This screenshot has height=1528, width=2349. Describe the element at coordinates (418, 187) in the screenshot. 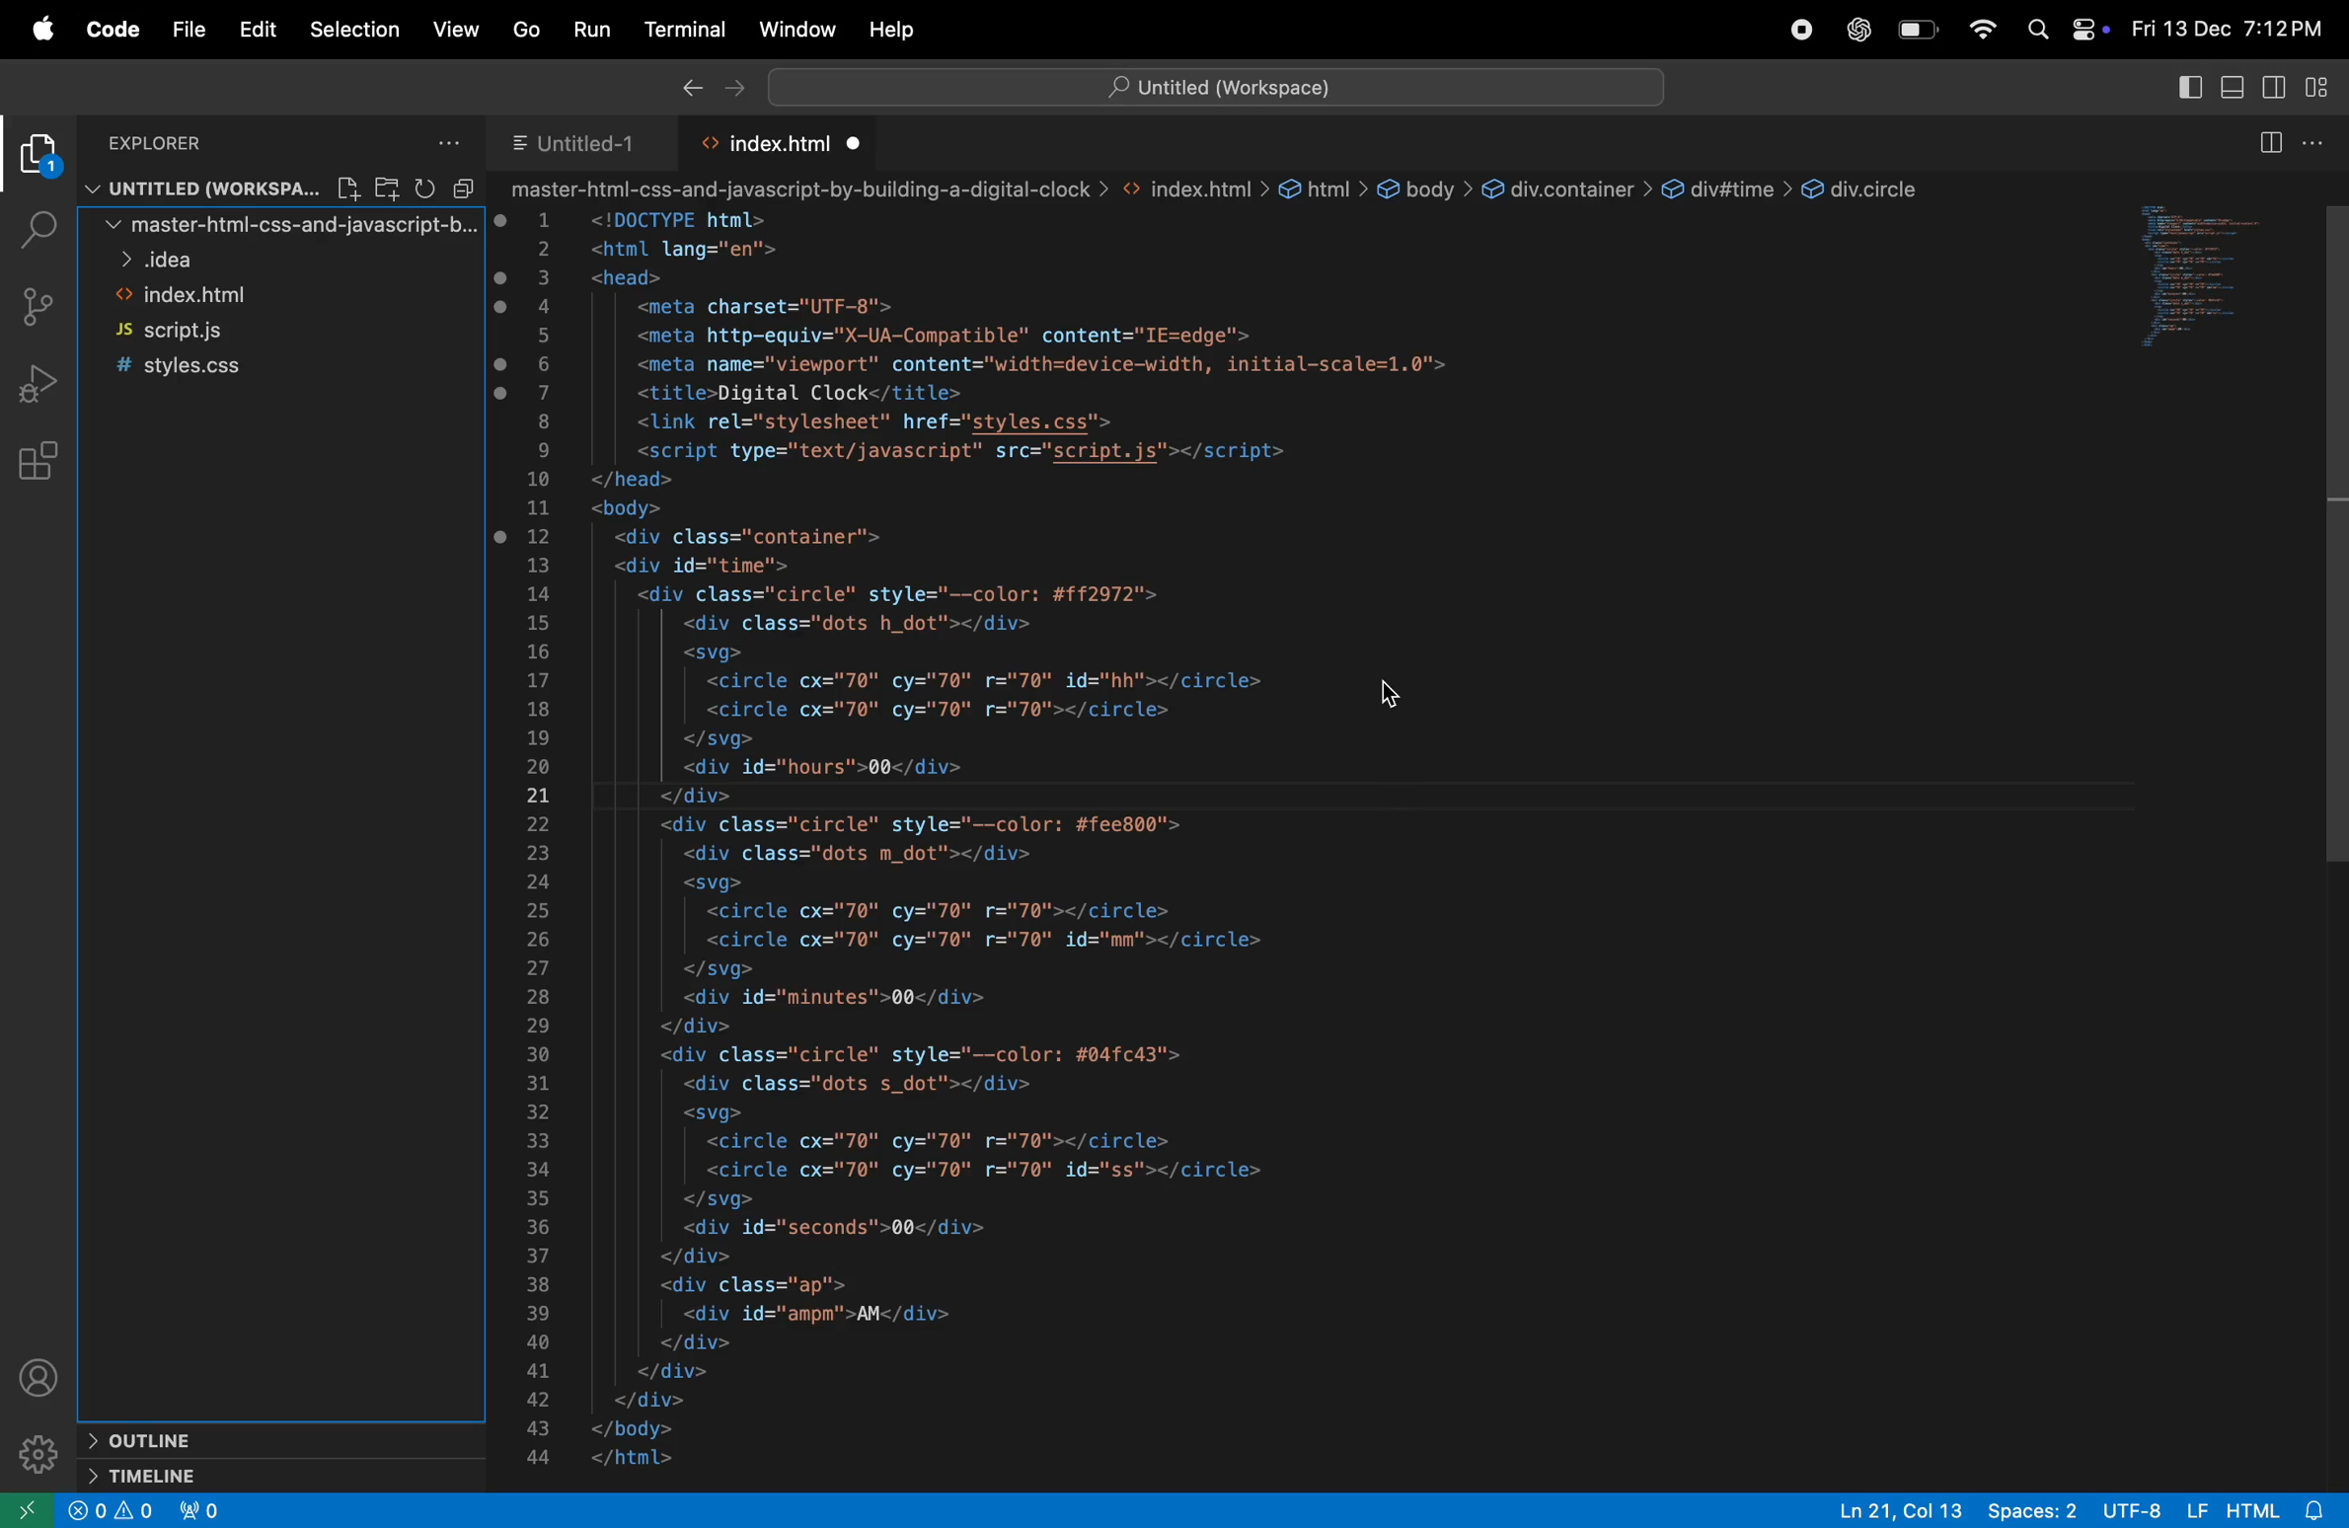

I see `refresh` at that location.